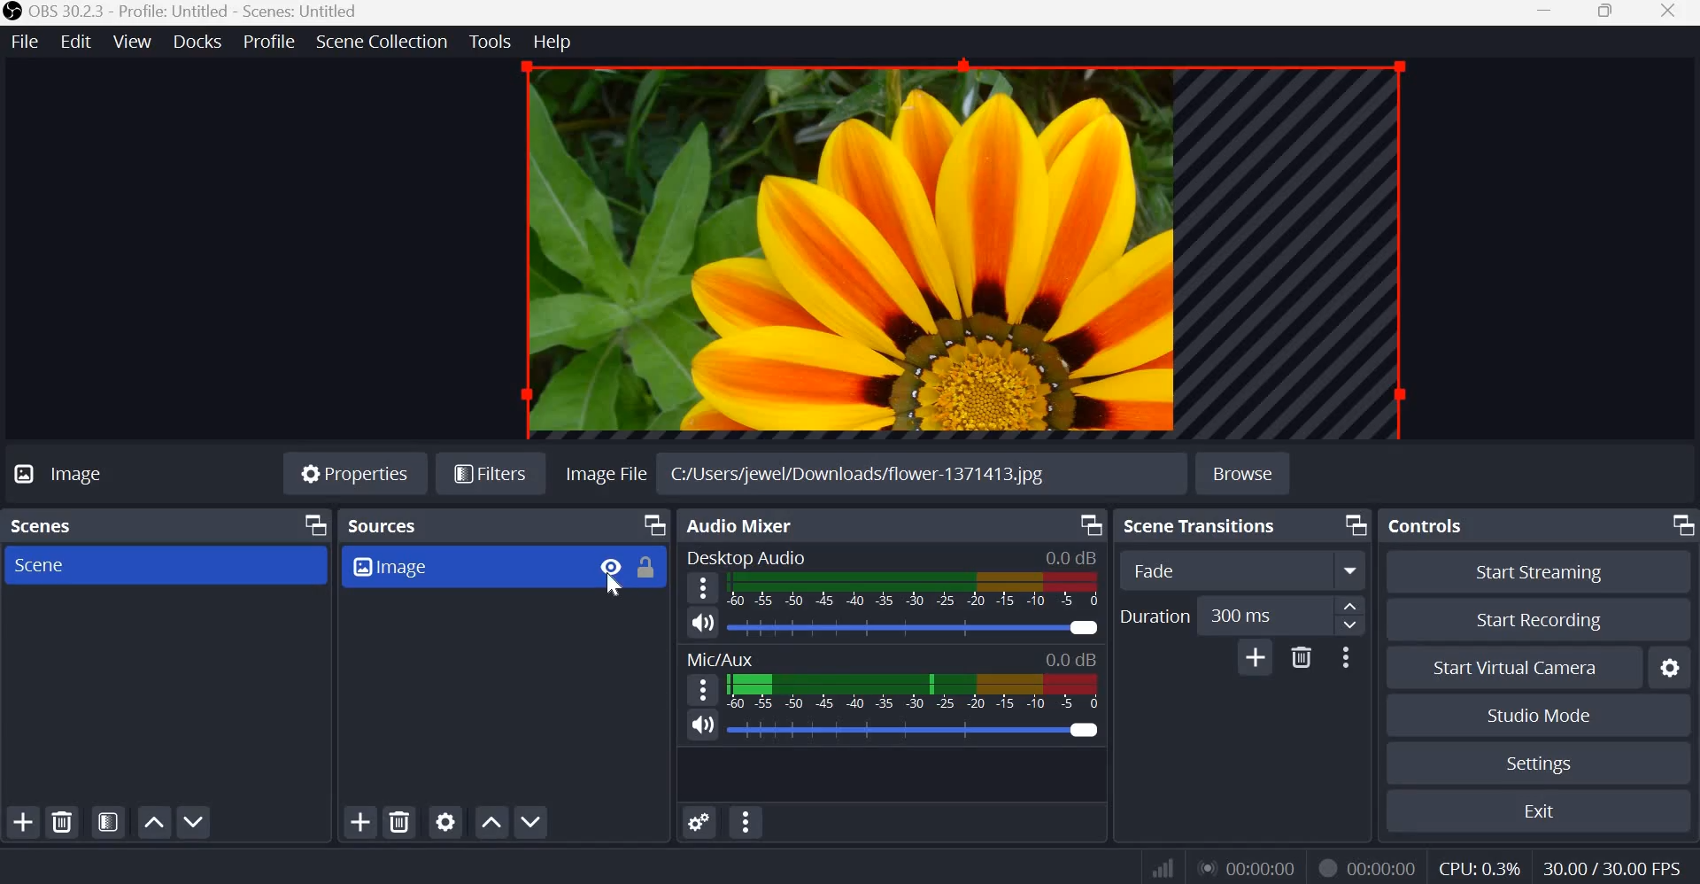  I want to click on Open scene filters, so click(107, 825).